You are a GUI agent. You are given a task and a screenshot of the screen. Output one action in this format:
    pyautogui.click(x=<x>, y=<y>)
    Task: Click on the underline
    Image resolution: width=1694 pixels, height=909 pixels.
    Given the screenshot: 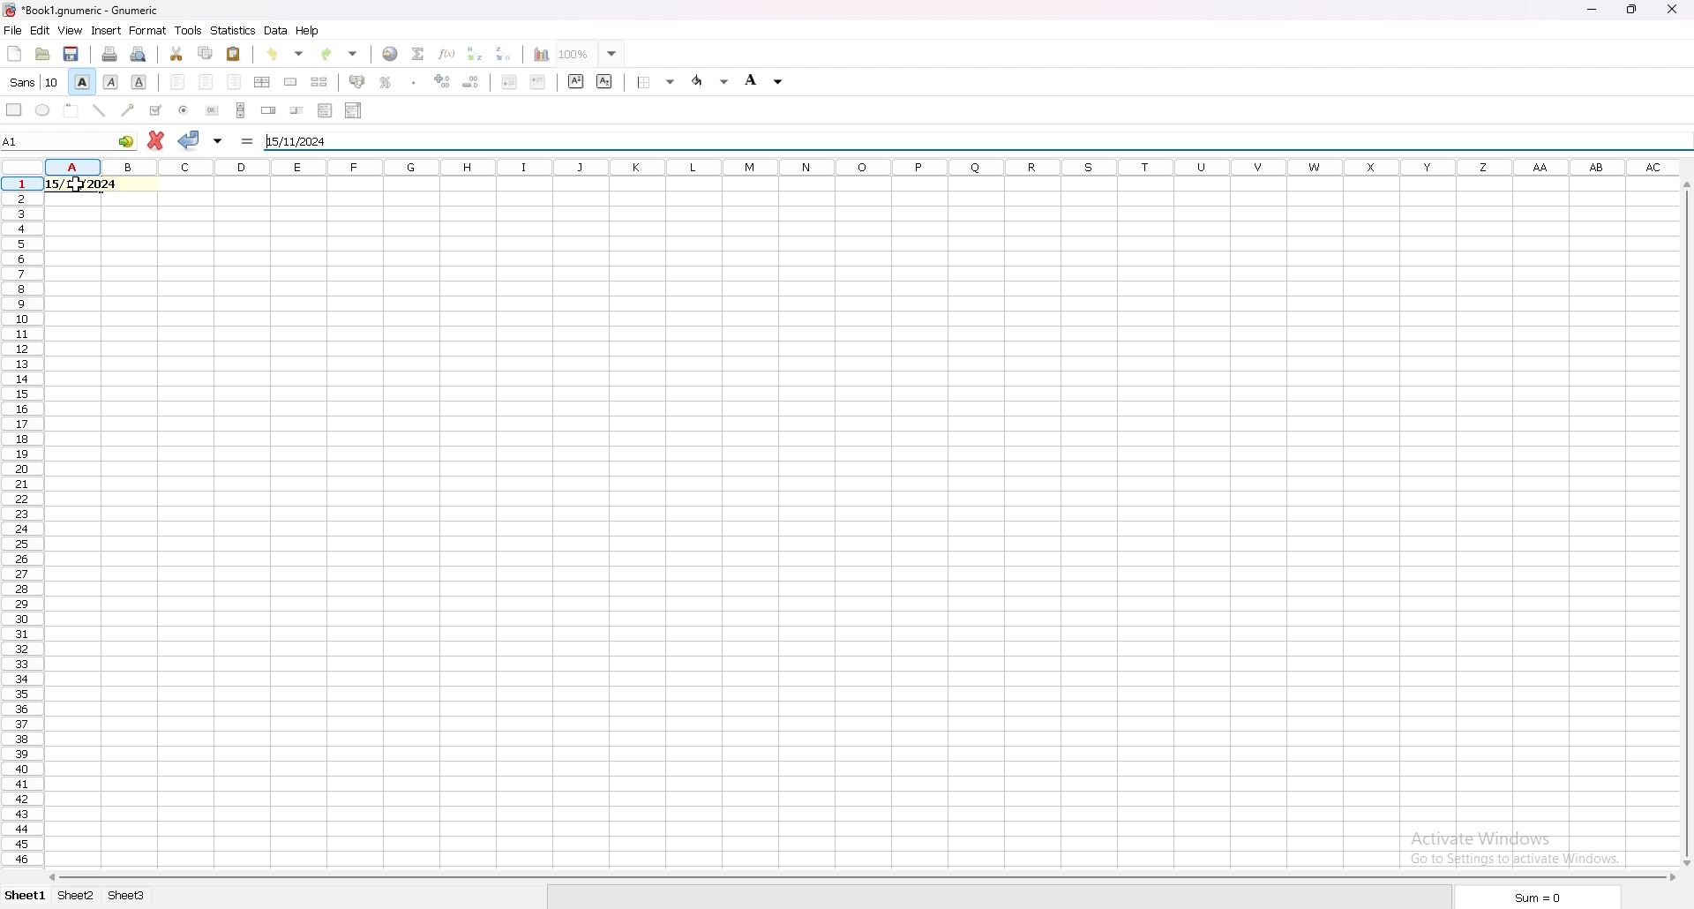 What is the action you would take?
    pyautogui.click(x=140, y=83)
    